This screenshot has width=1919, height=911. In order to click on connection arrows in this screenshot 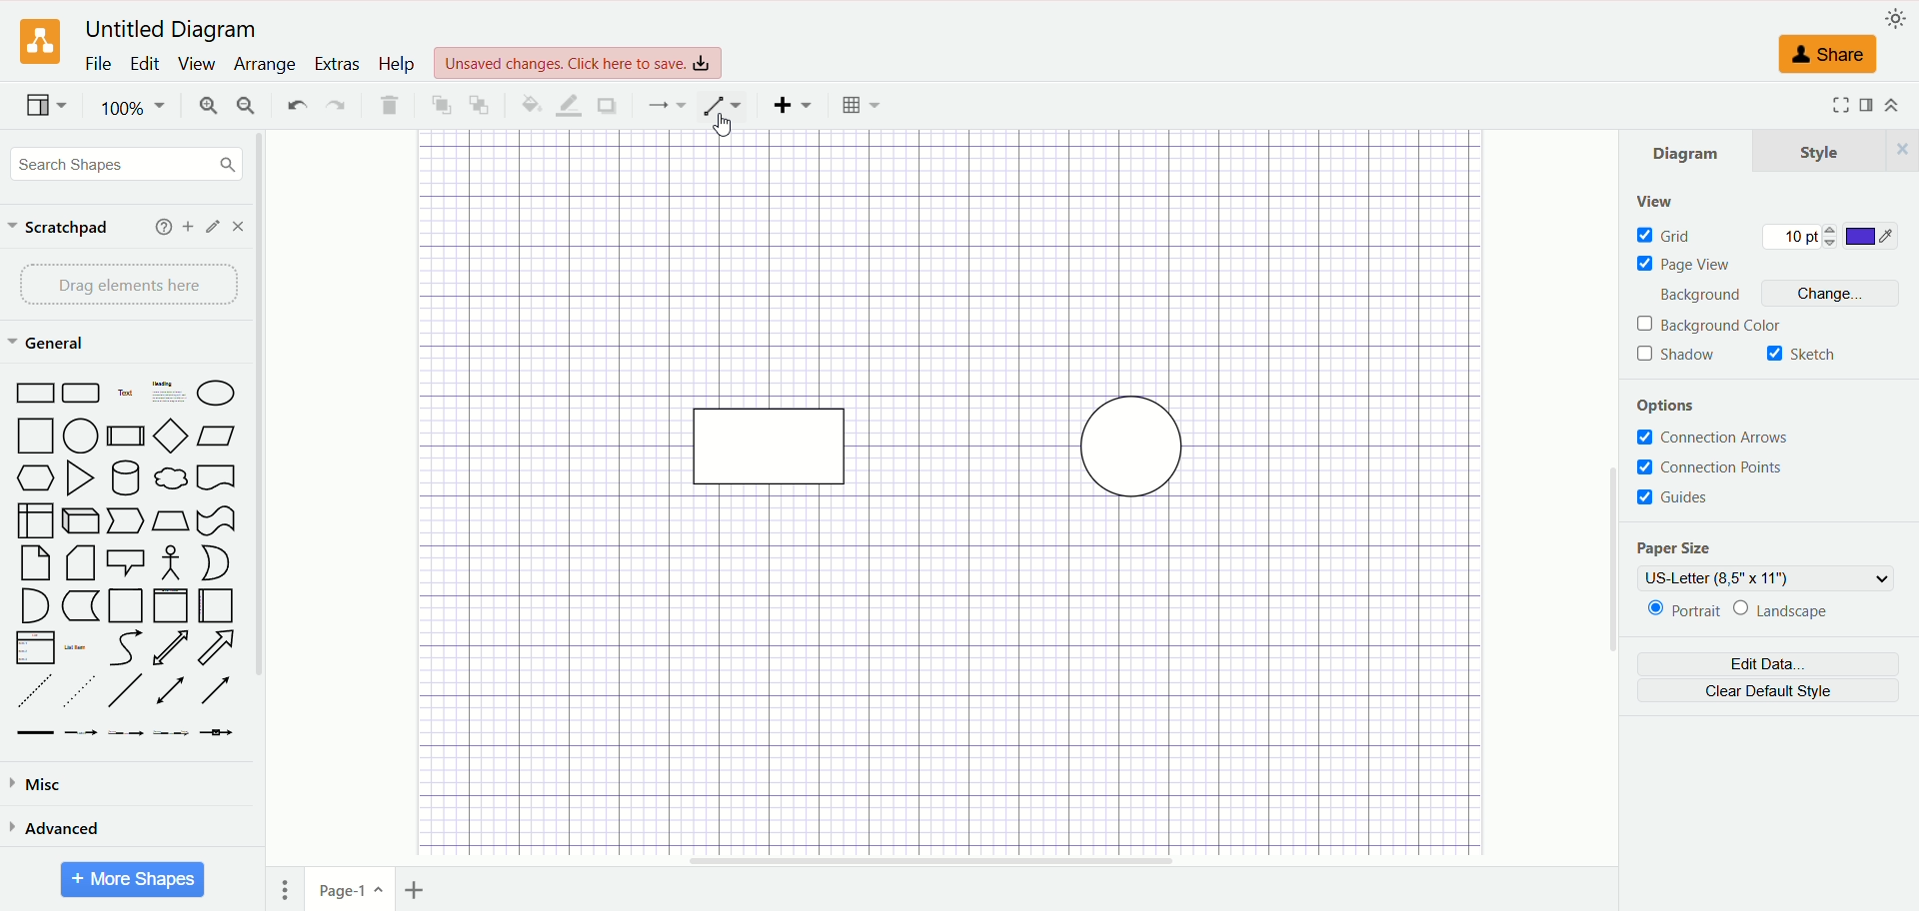, I will do `click(1712, 438)`.